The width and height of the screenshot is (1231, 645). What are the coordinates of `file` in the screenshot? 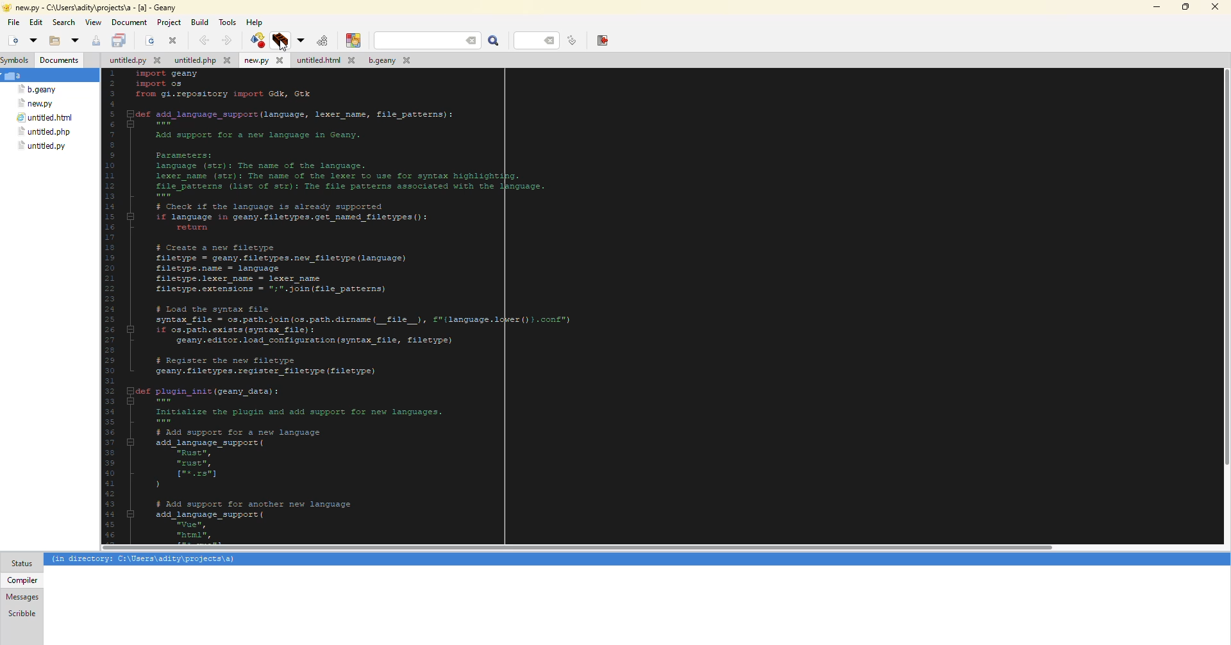 It's located at (39, 90).